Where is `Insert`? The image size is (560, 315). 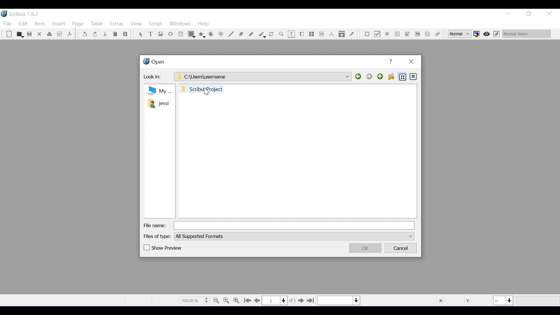 Insert is located at coordinates (59, 25).